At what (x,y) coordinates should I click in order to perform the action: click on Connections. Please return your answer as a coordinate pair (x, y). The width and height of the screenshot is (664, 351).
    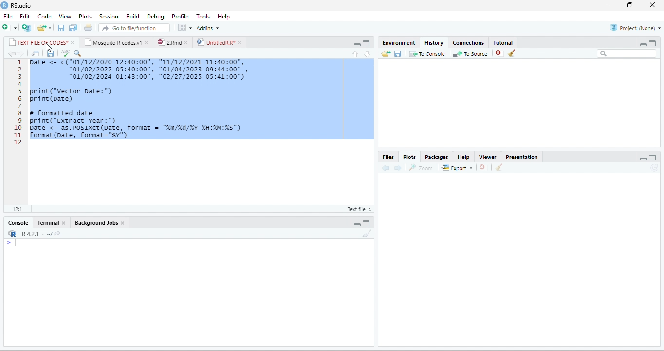
    Looking at the image, I should click on (469, 43).